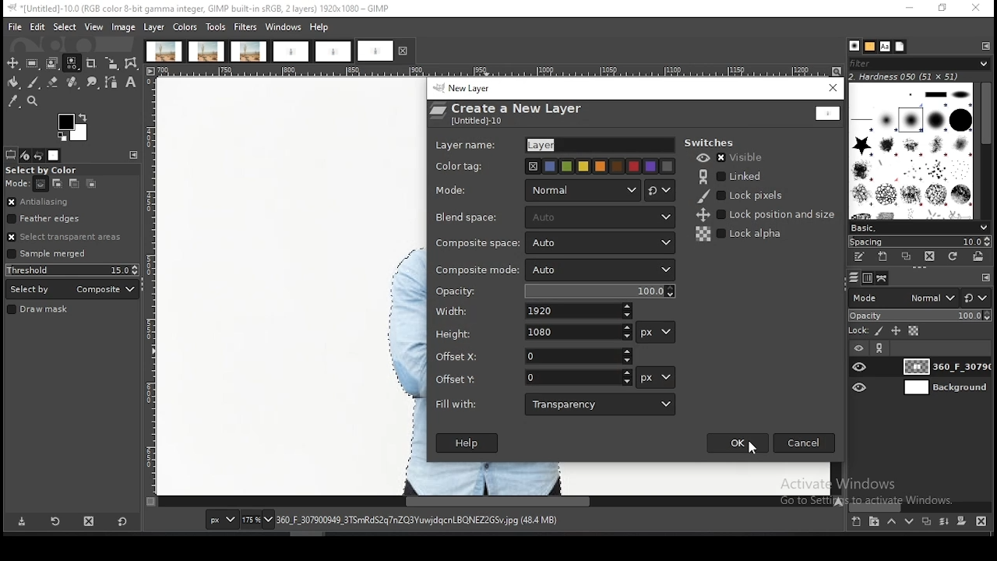  I want to click on height, so click(455, 334).